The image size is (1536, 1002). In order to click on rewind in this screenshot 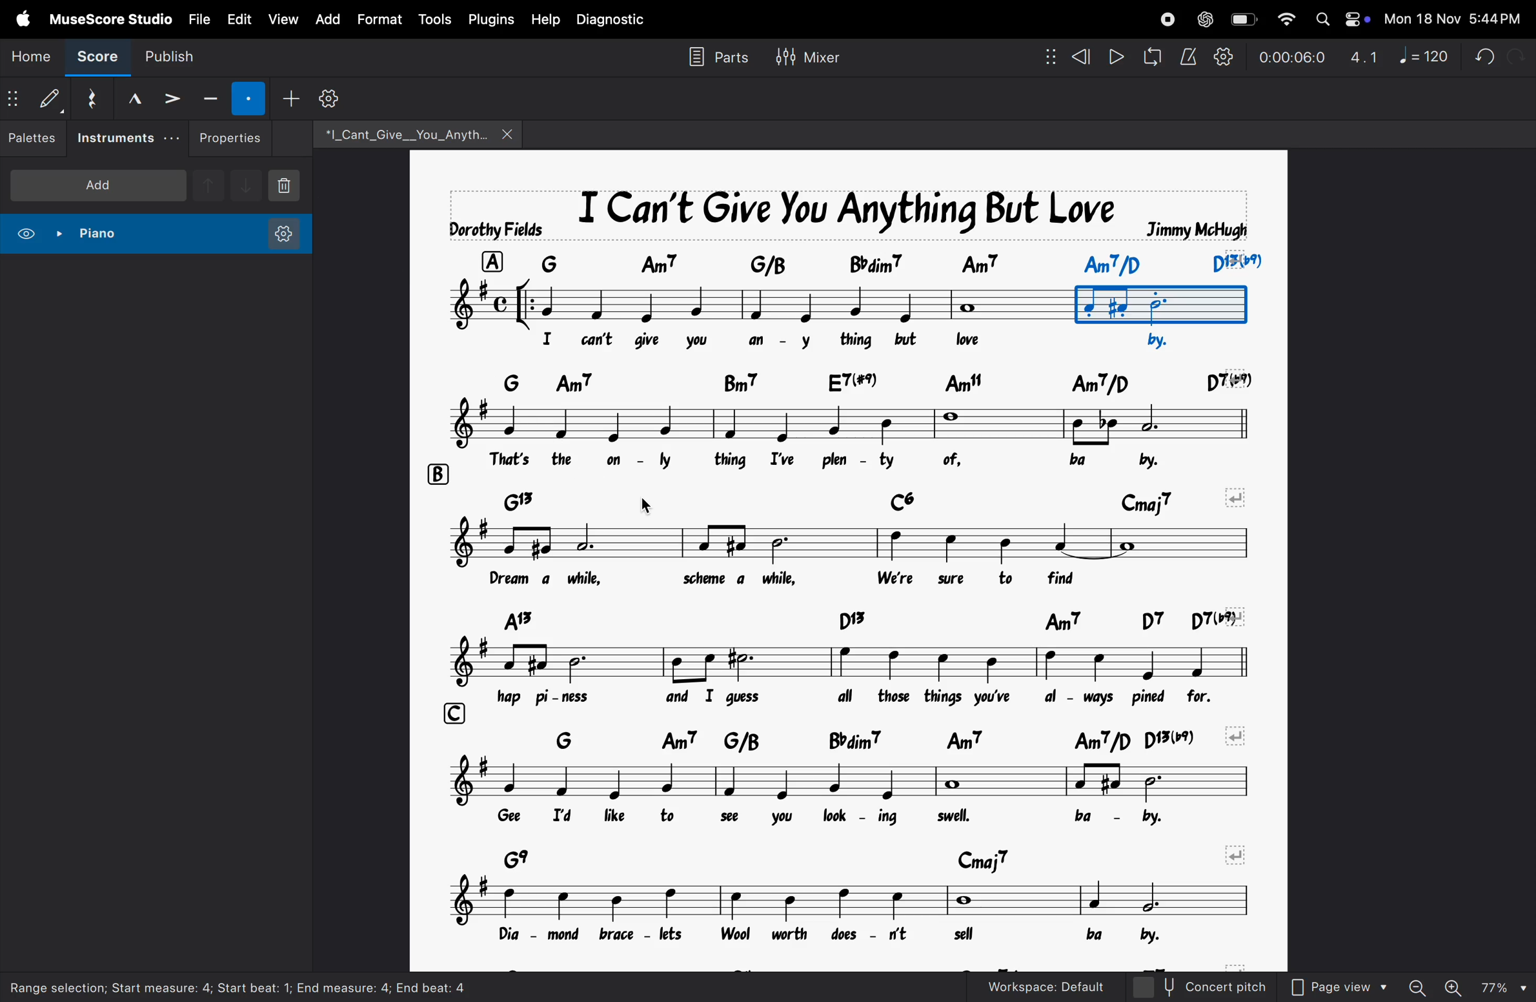, I will do `click(1069, 57)`.